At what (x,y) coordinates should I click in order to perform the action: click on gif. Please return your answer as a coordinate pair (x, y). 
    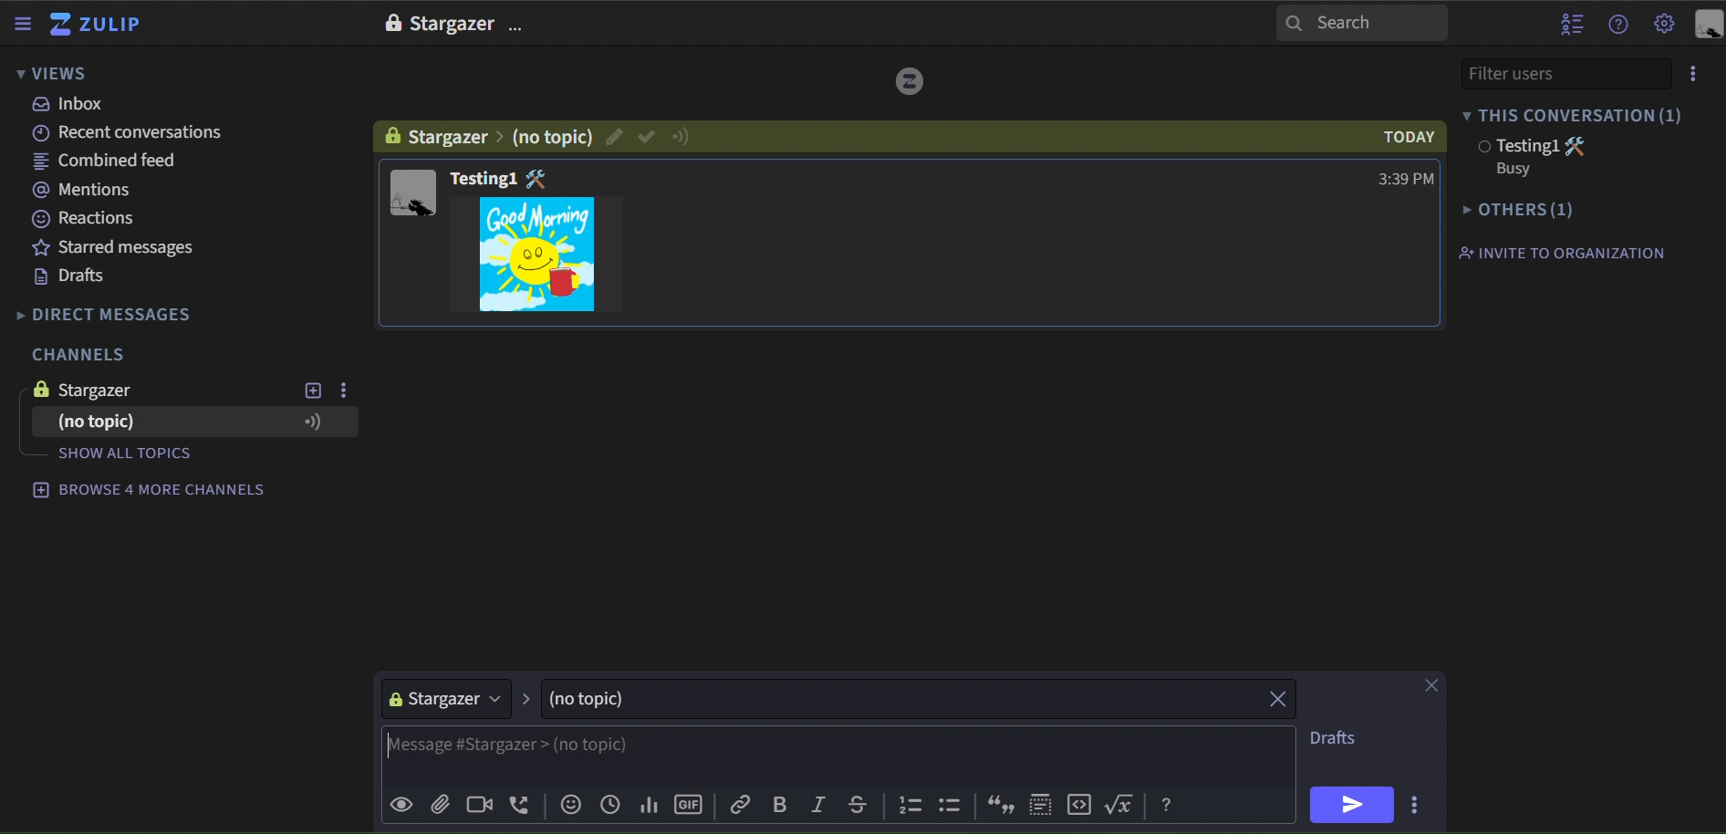
    Looking at the image, I should click on (691, 801).